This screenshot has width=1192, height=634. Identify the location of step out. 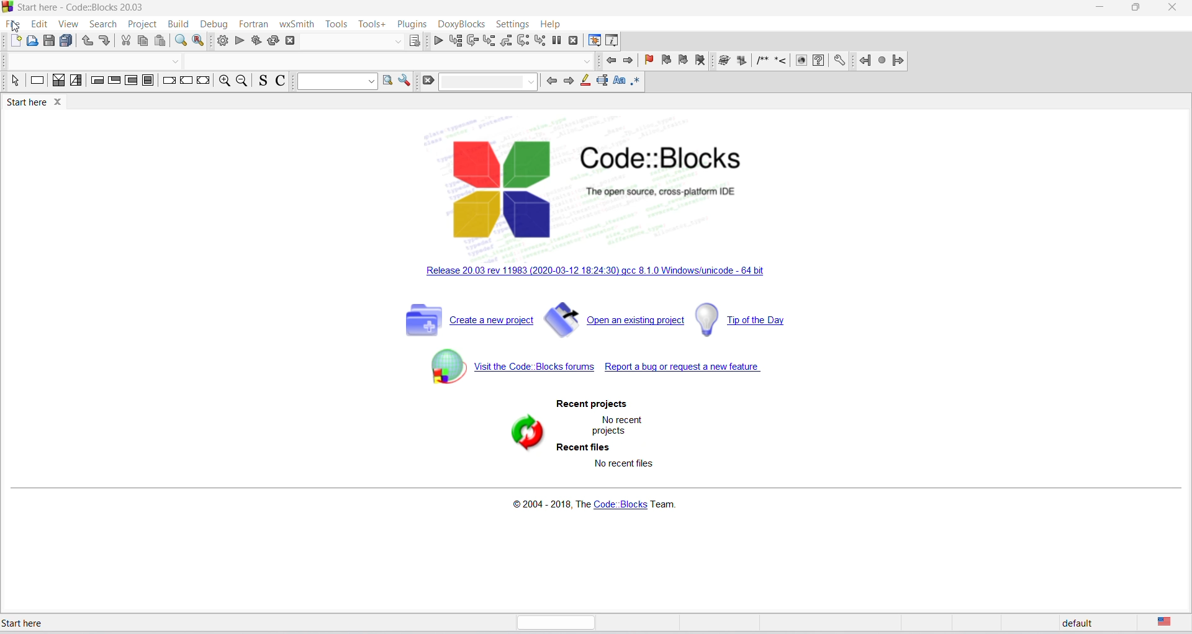
(506, 41).